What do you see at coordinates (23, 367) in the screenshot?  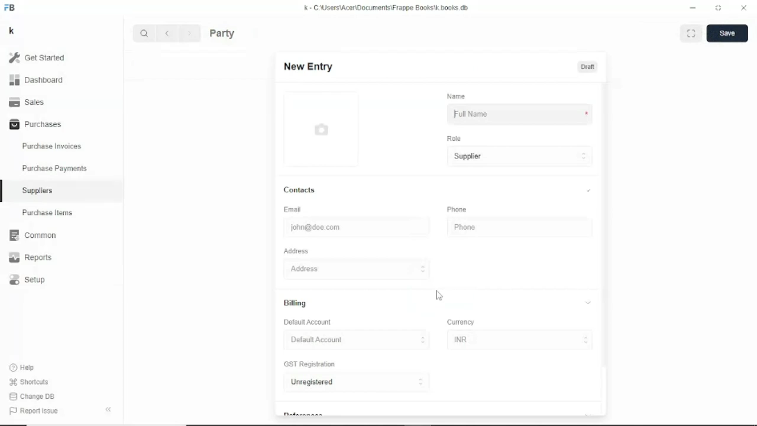 I see `Help` at bounding box center [23, 367].